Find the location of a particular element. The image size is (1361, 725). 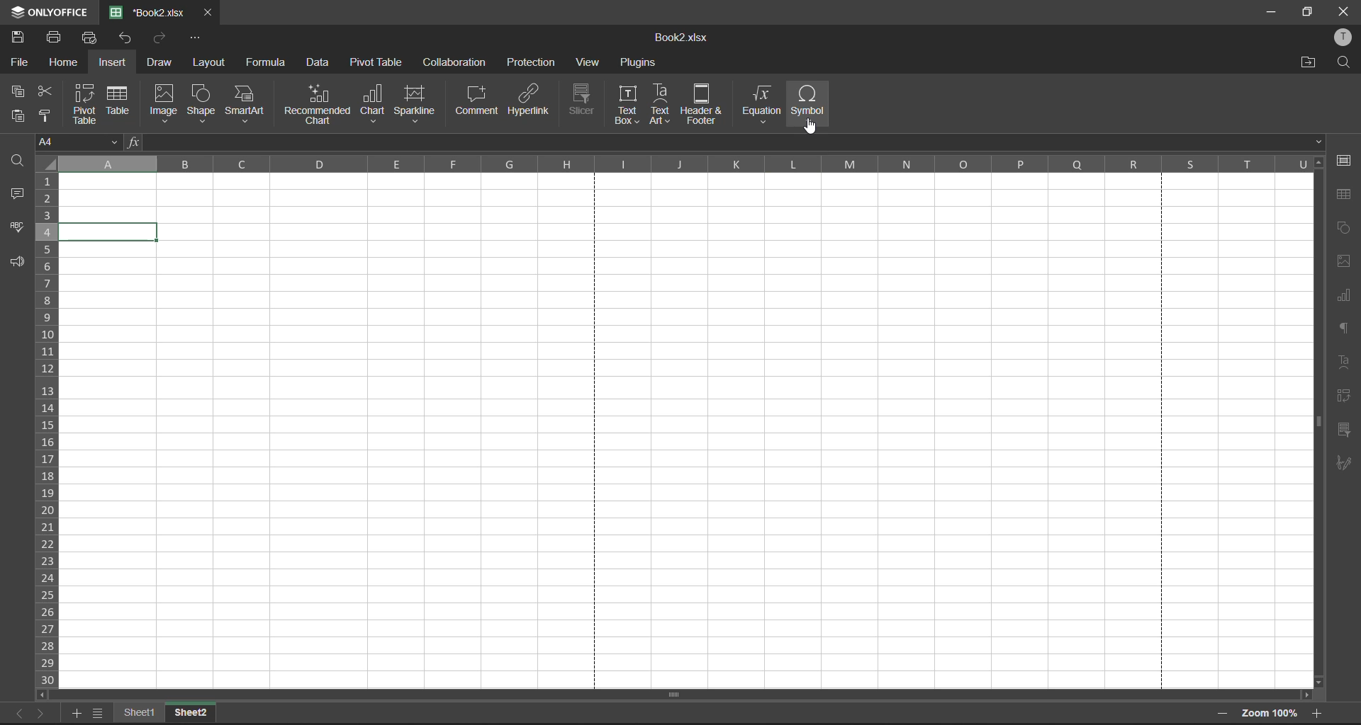

pivot table is located at coordinates (1343, 397).